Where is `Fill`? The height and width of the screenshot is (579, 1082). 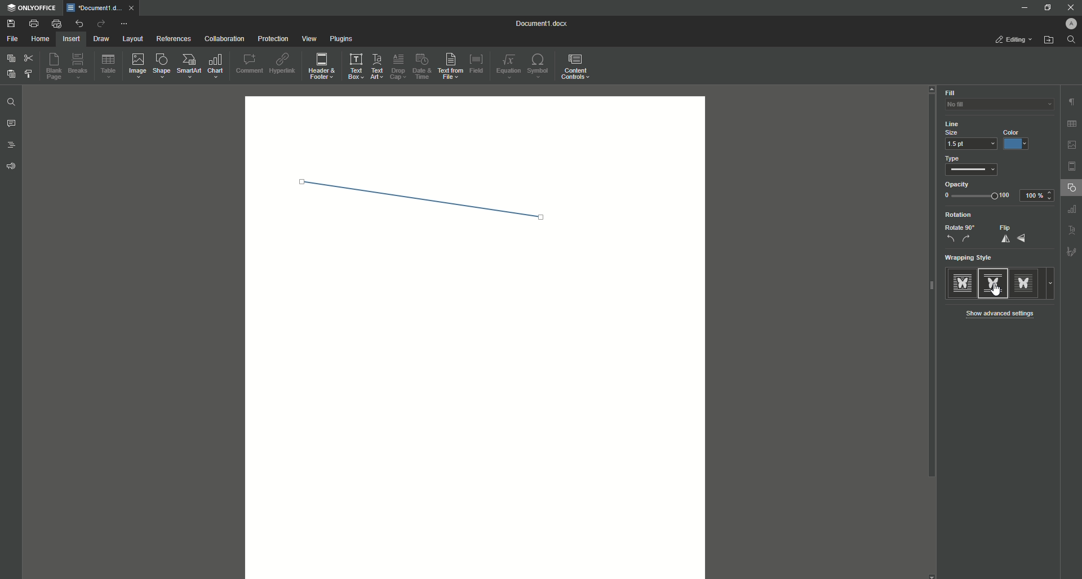 Fill is located at coordinates (950, 93).